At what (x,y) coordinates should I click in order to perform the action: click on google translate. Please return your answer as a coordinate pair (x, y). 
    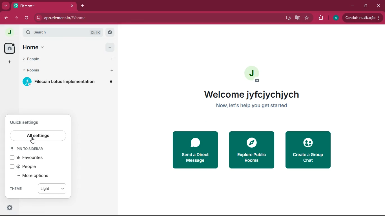
    Looking at the image, I should click on (297, 18).